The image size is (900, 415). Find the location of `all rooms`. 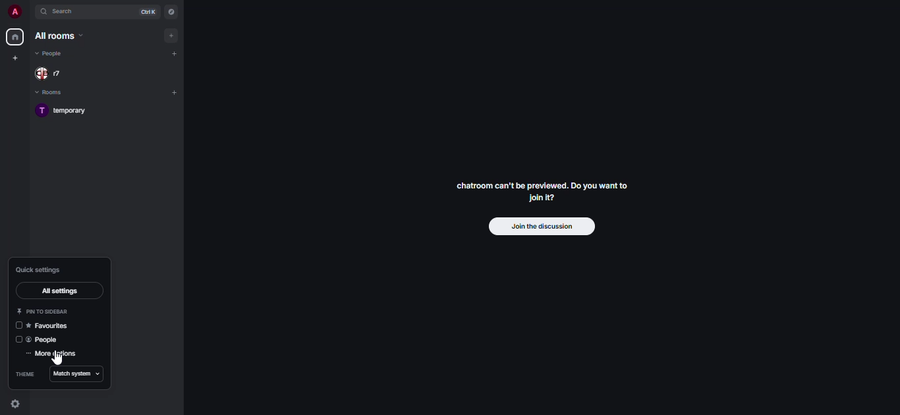

all rooms is located at coordinates (58, 36).